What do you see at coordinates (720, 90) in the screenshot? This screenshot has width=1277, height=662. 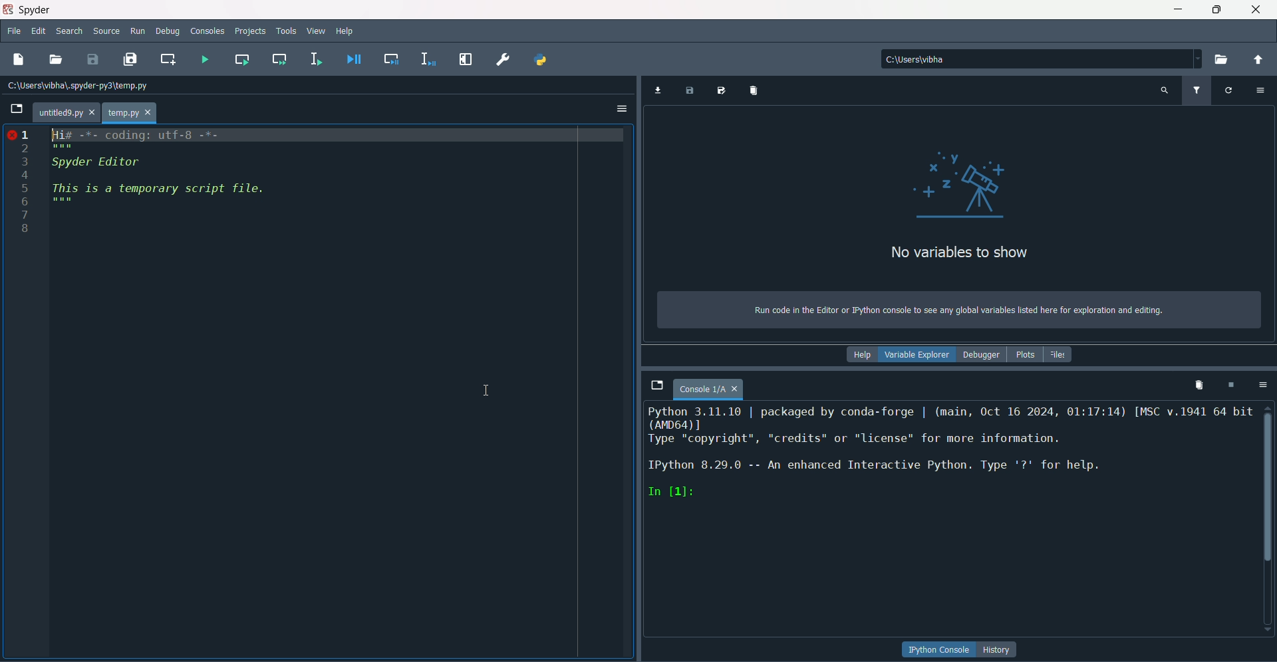 I see `save data as` at bounding box center [720, 90].